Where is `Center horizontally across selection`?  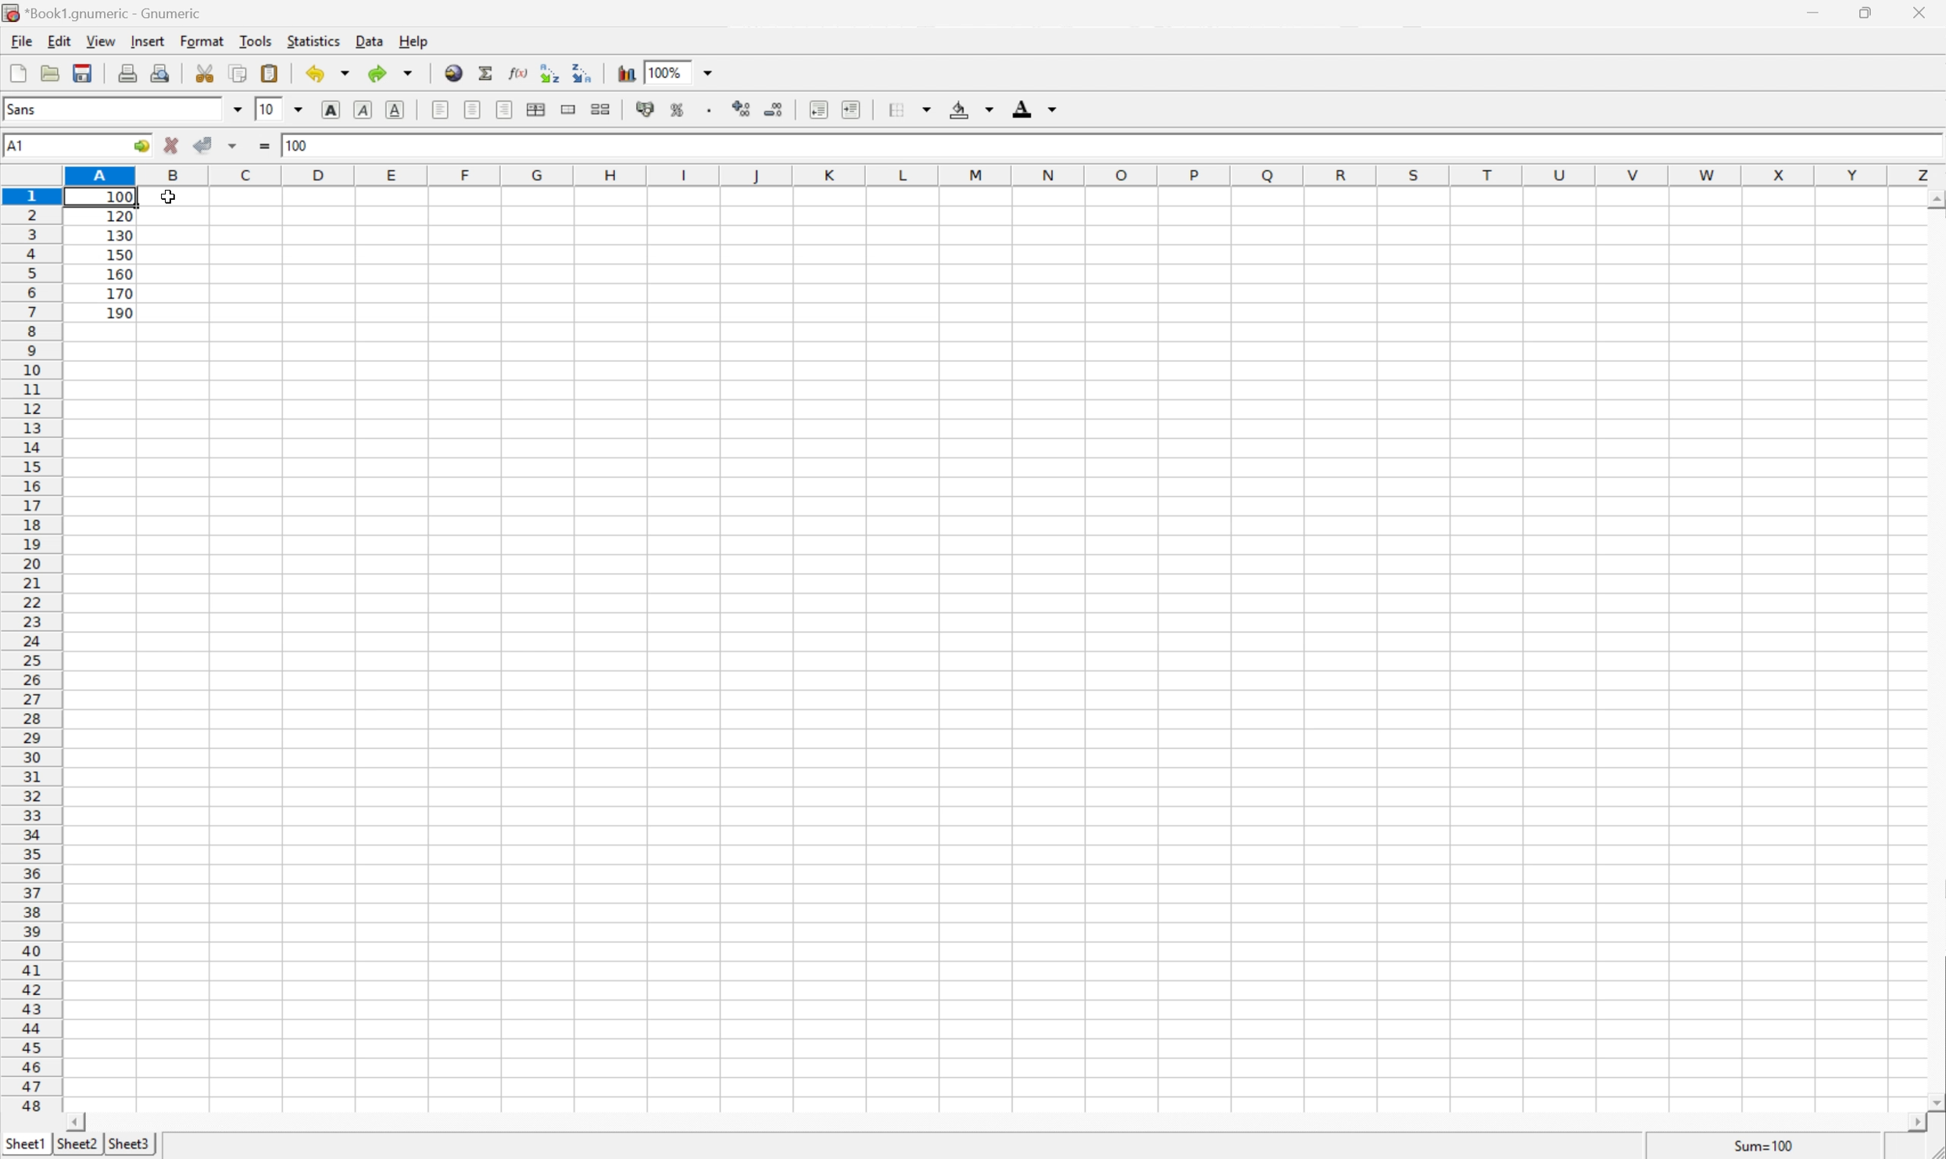
Center horizontally across selection is located at coordinates (535, 109).